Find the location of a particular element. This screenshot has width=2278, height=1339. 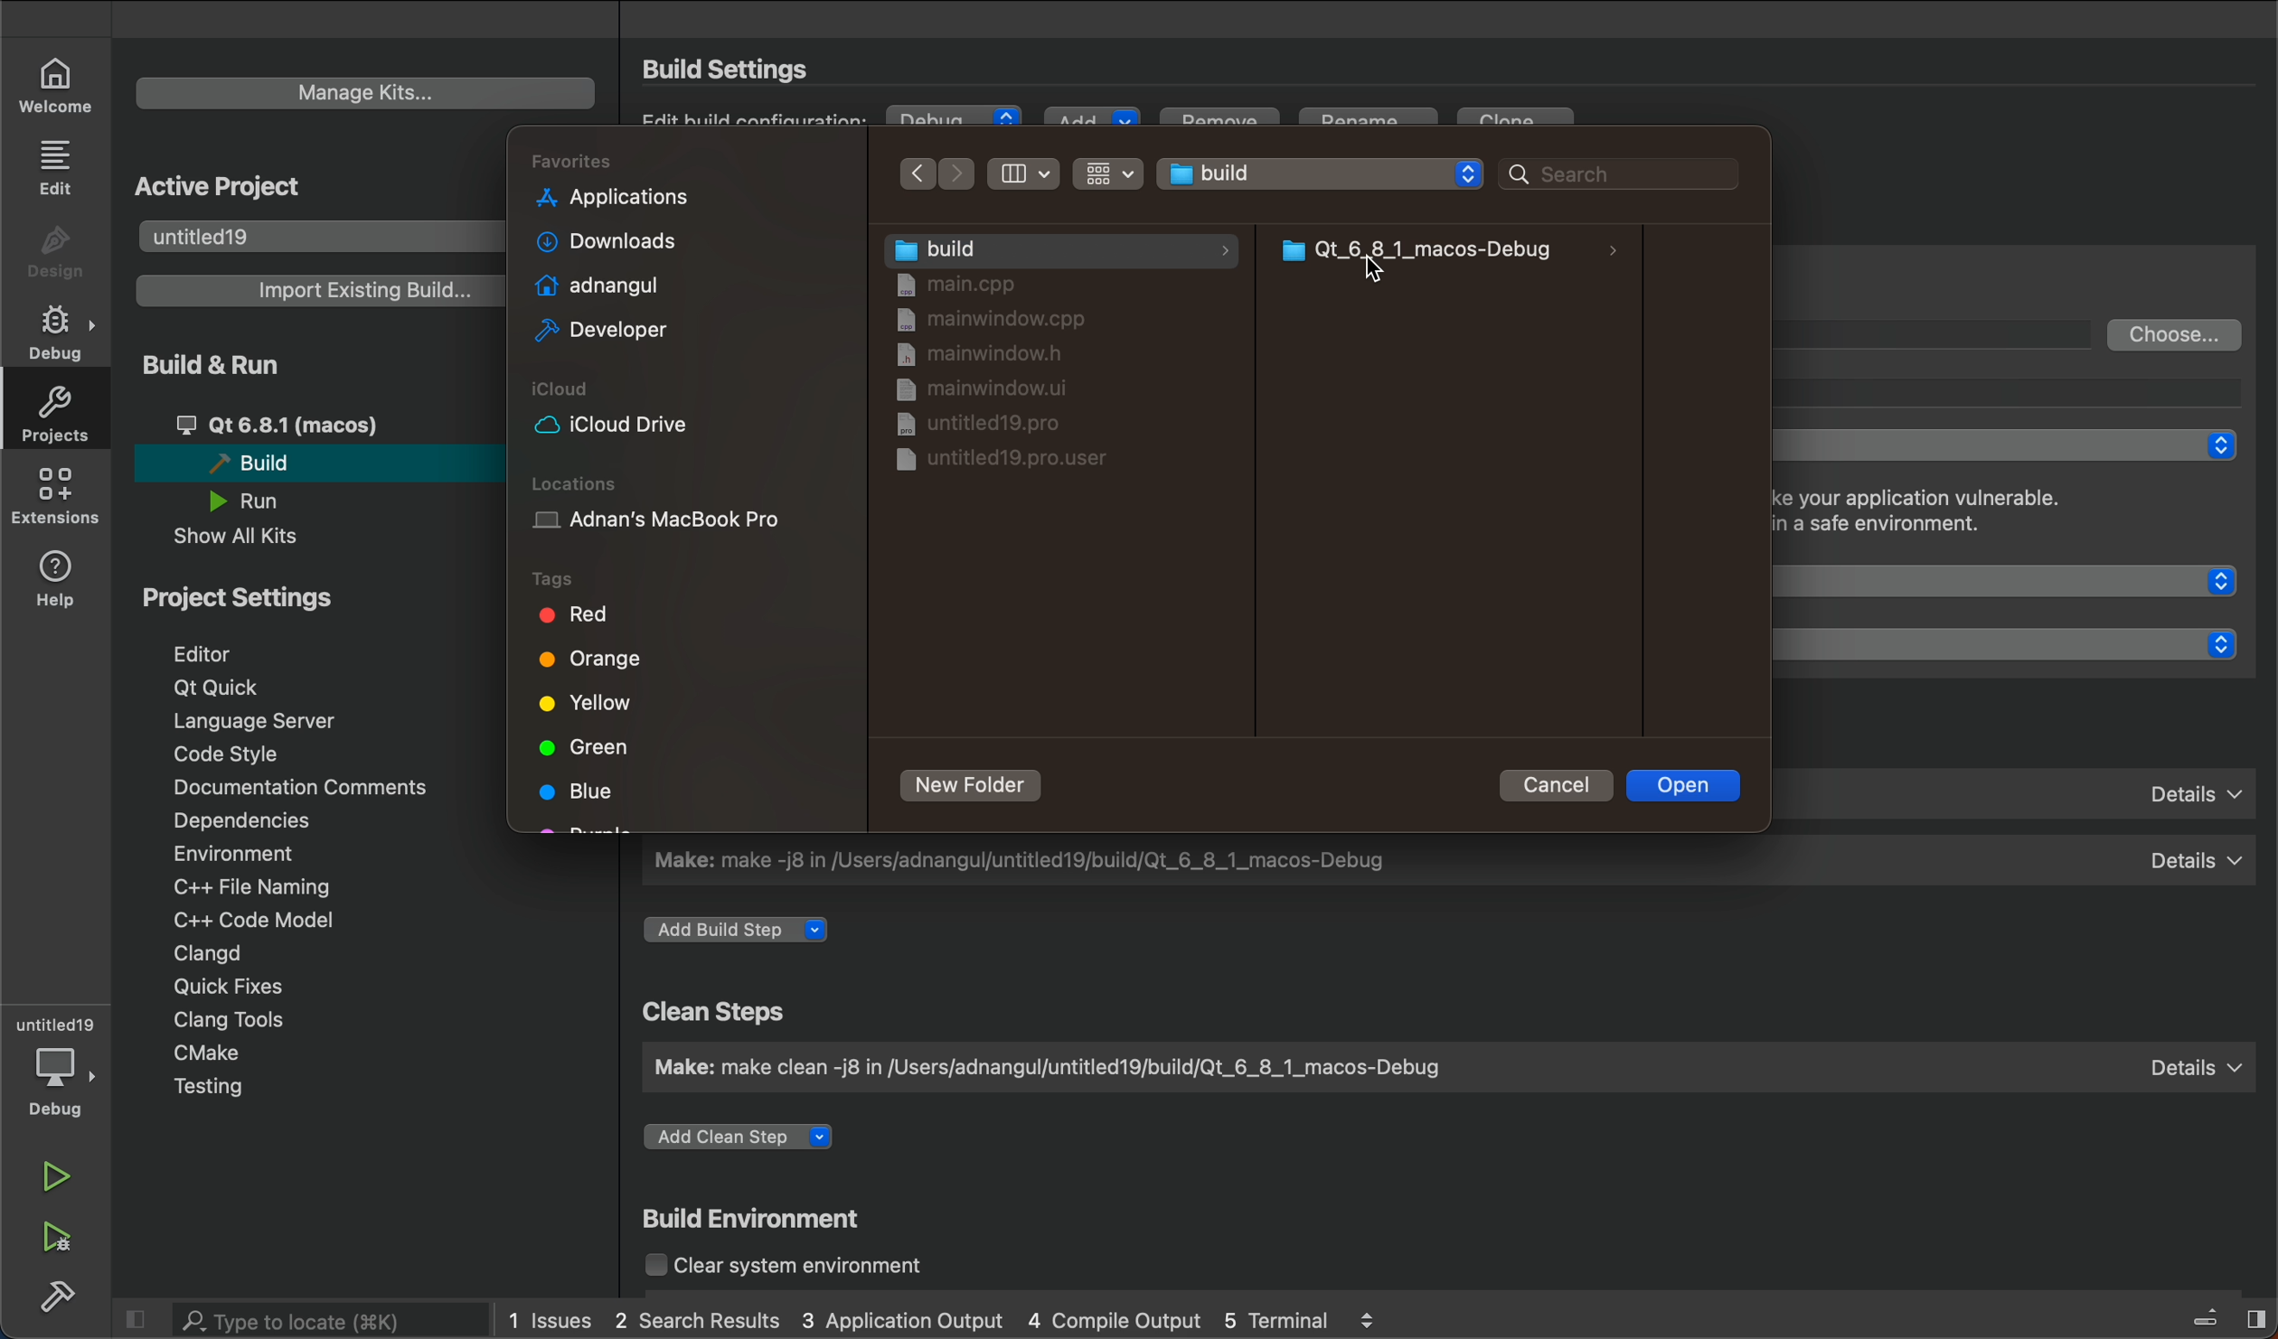

run is located at coordinates (262, 501).